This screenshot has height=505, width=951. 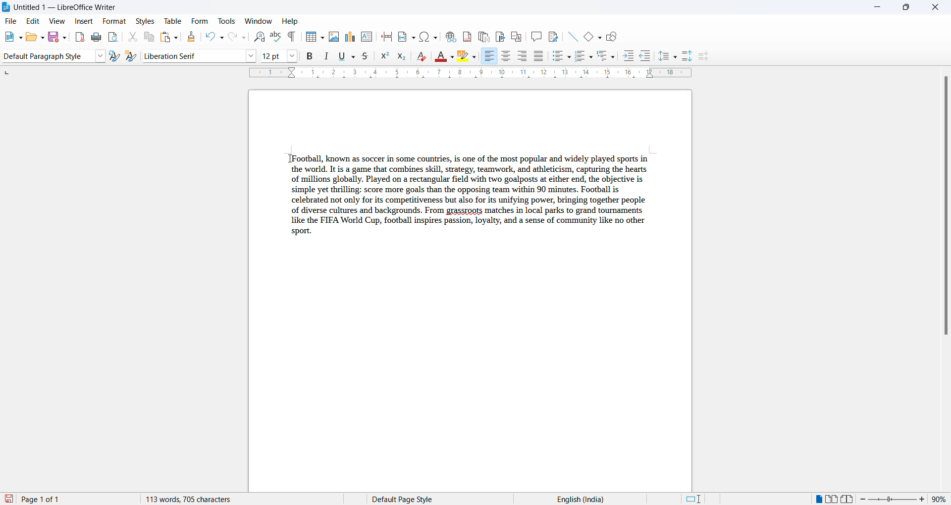 I want to click on font color options, so click(x=452, y=55).